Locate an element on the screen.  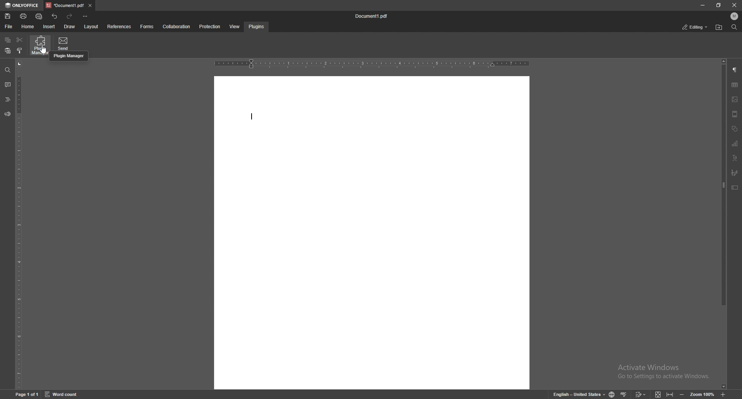
layout is located at coordinates (91, 27).